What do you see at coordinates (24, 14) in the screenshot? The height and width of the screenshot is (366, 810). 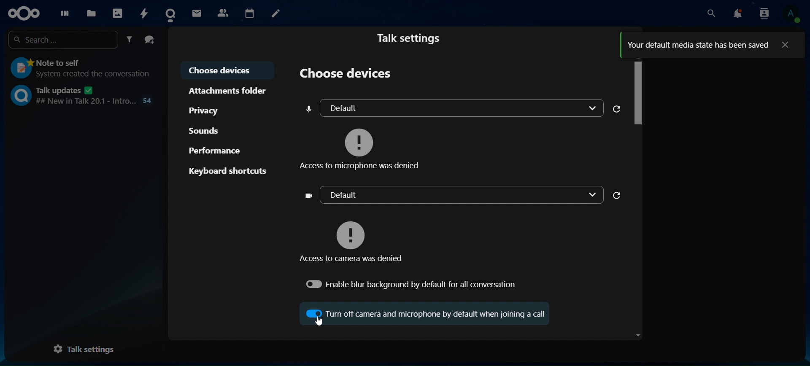 I see `icon` at bounding box center [24, 14].